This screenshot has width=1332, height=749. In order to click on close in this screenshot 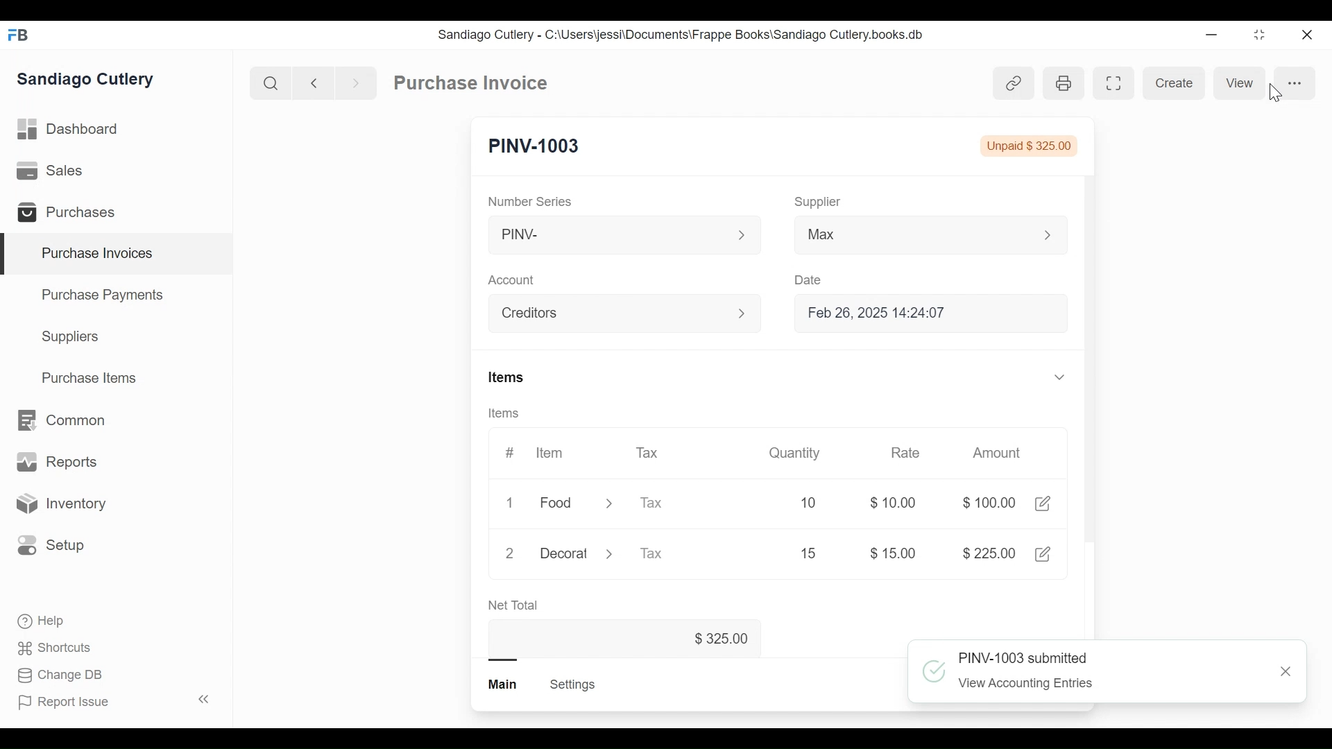, I will do `click(1306, 35)`.